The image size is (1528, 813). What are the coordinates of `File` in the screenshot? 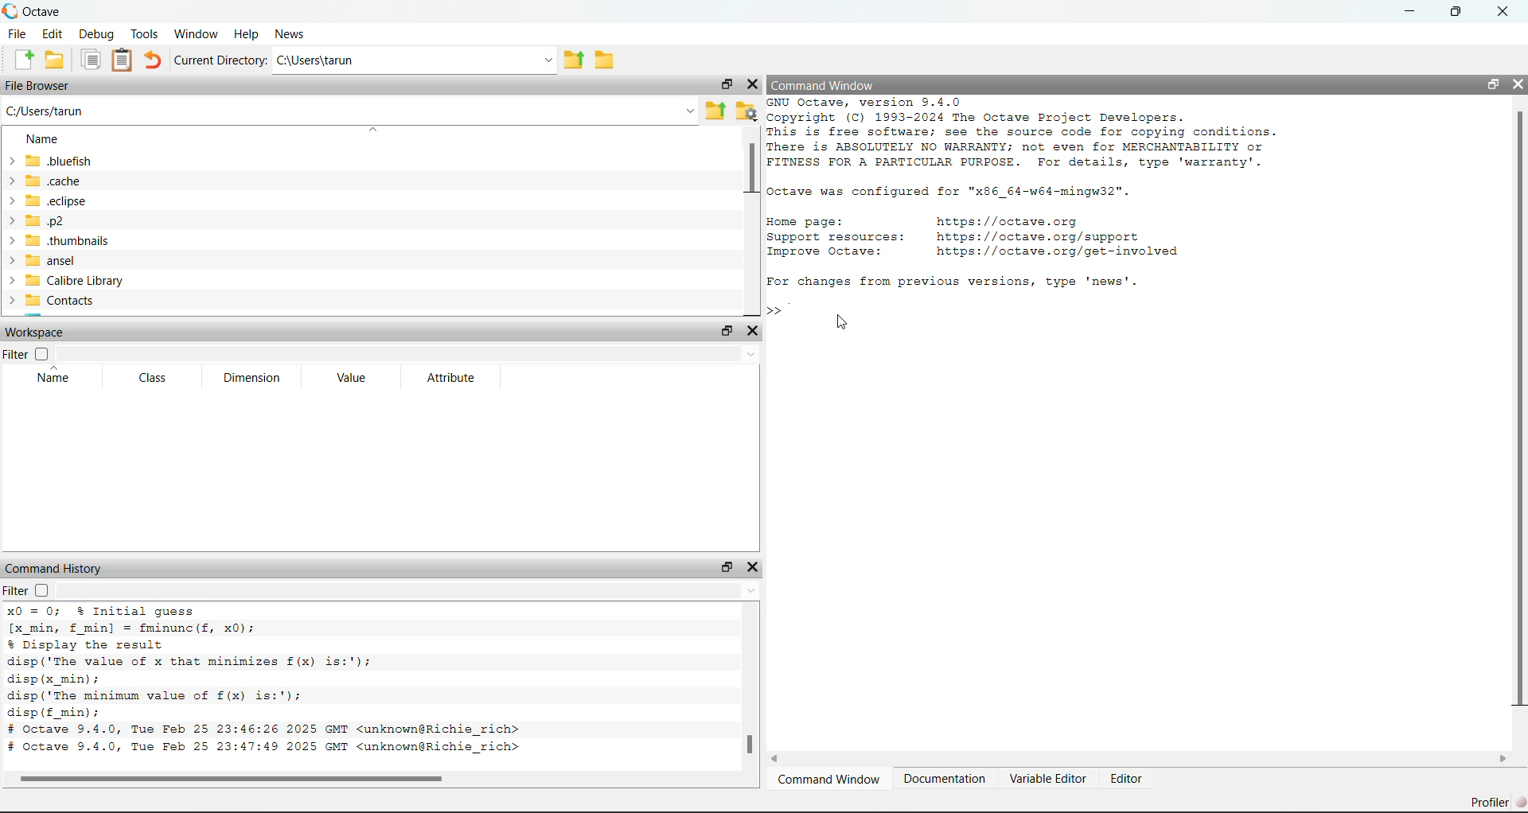 It's located at (18, 33).